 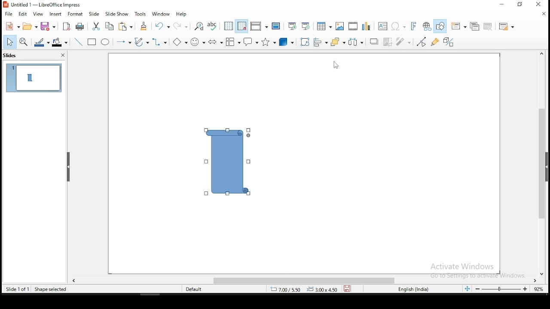 I want to click on window, so click(x=161, y=14).